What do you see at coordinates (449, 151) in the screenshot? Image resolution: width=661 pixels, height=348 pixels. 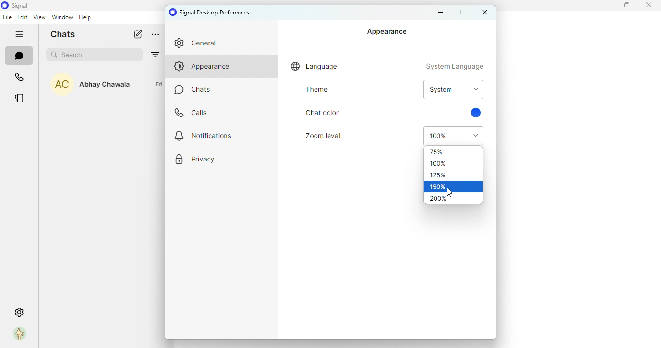 I see `75%` at bounding box center [449, 151].